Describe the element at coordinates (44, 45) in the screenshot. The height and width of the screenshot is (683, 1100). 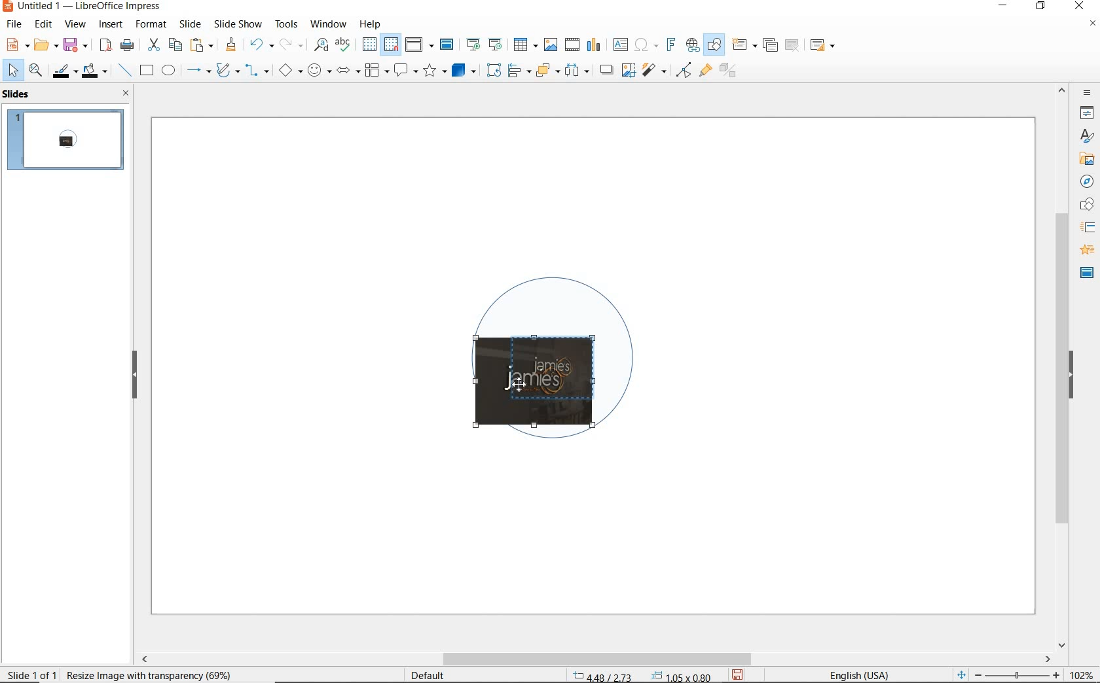
I see `open` at that location.